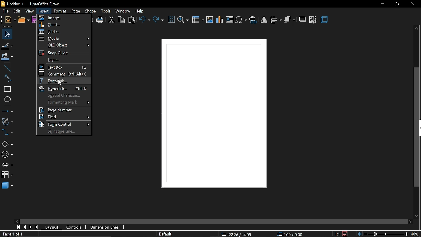 This screenshot has height=237, width=421. What do you see at coordinates (415, 234) in the screenshot?
I see `40%` at bounding box center [415, 234].